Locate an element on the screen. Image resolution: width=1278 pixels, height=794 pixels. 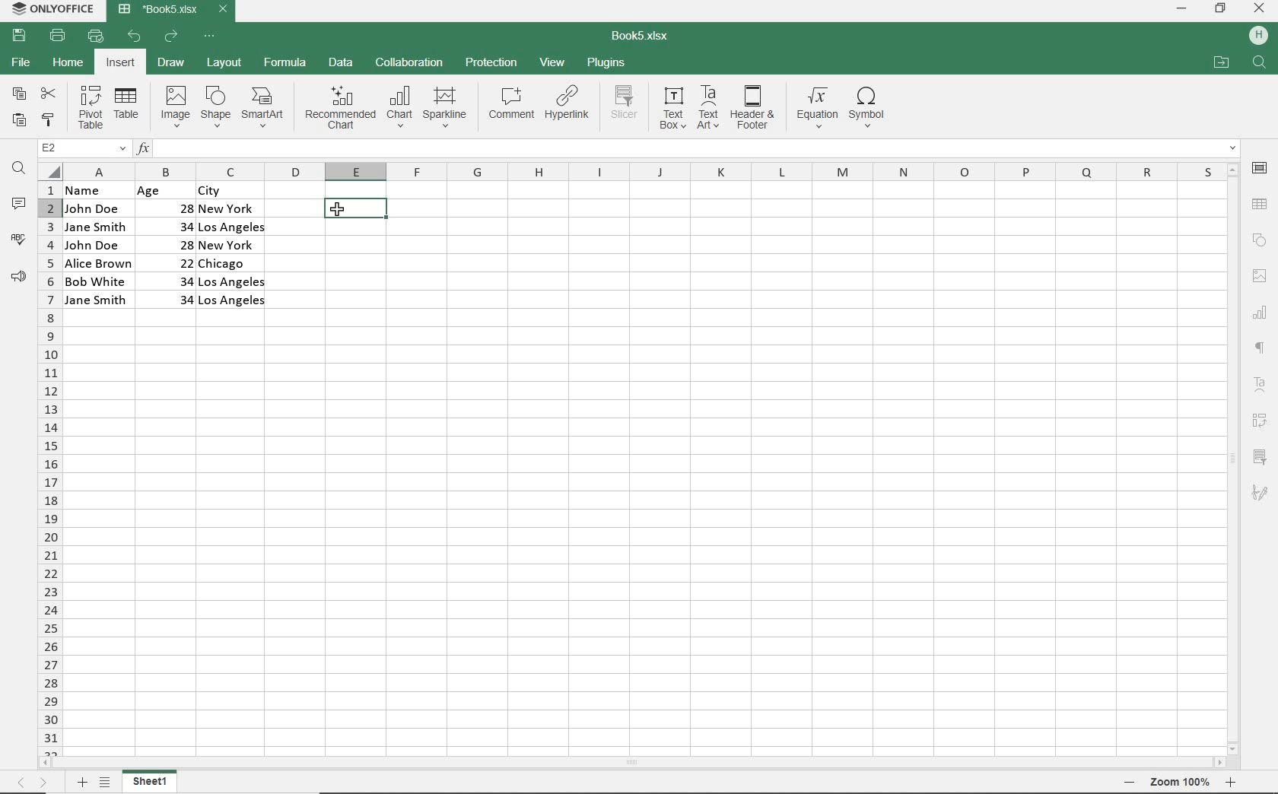
ZOOM IN is located at coordinates (1233, 782).